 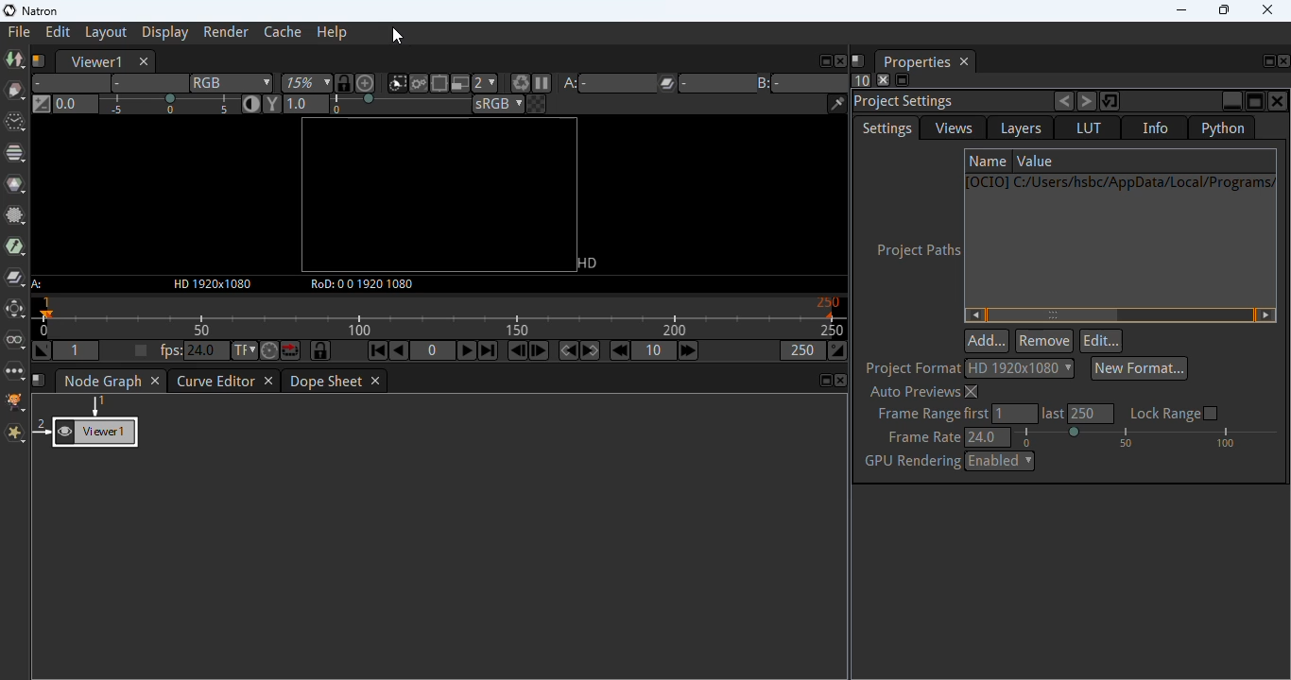 What do you see at coordinates (40, 350) in the screenshot?
I see `set the playback in point at the current frame.` at bounding box center [40, 350].